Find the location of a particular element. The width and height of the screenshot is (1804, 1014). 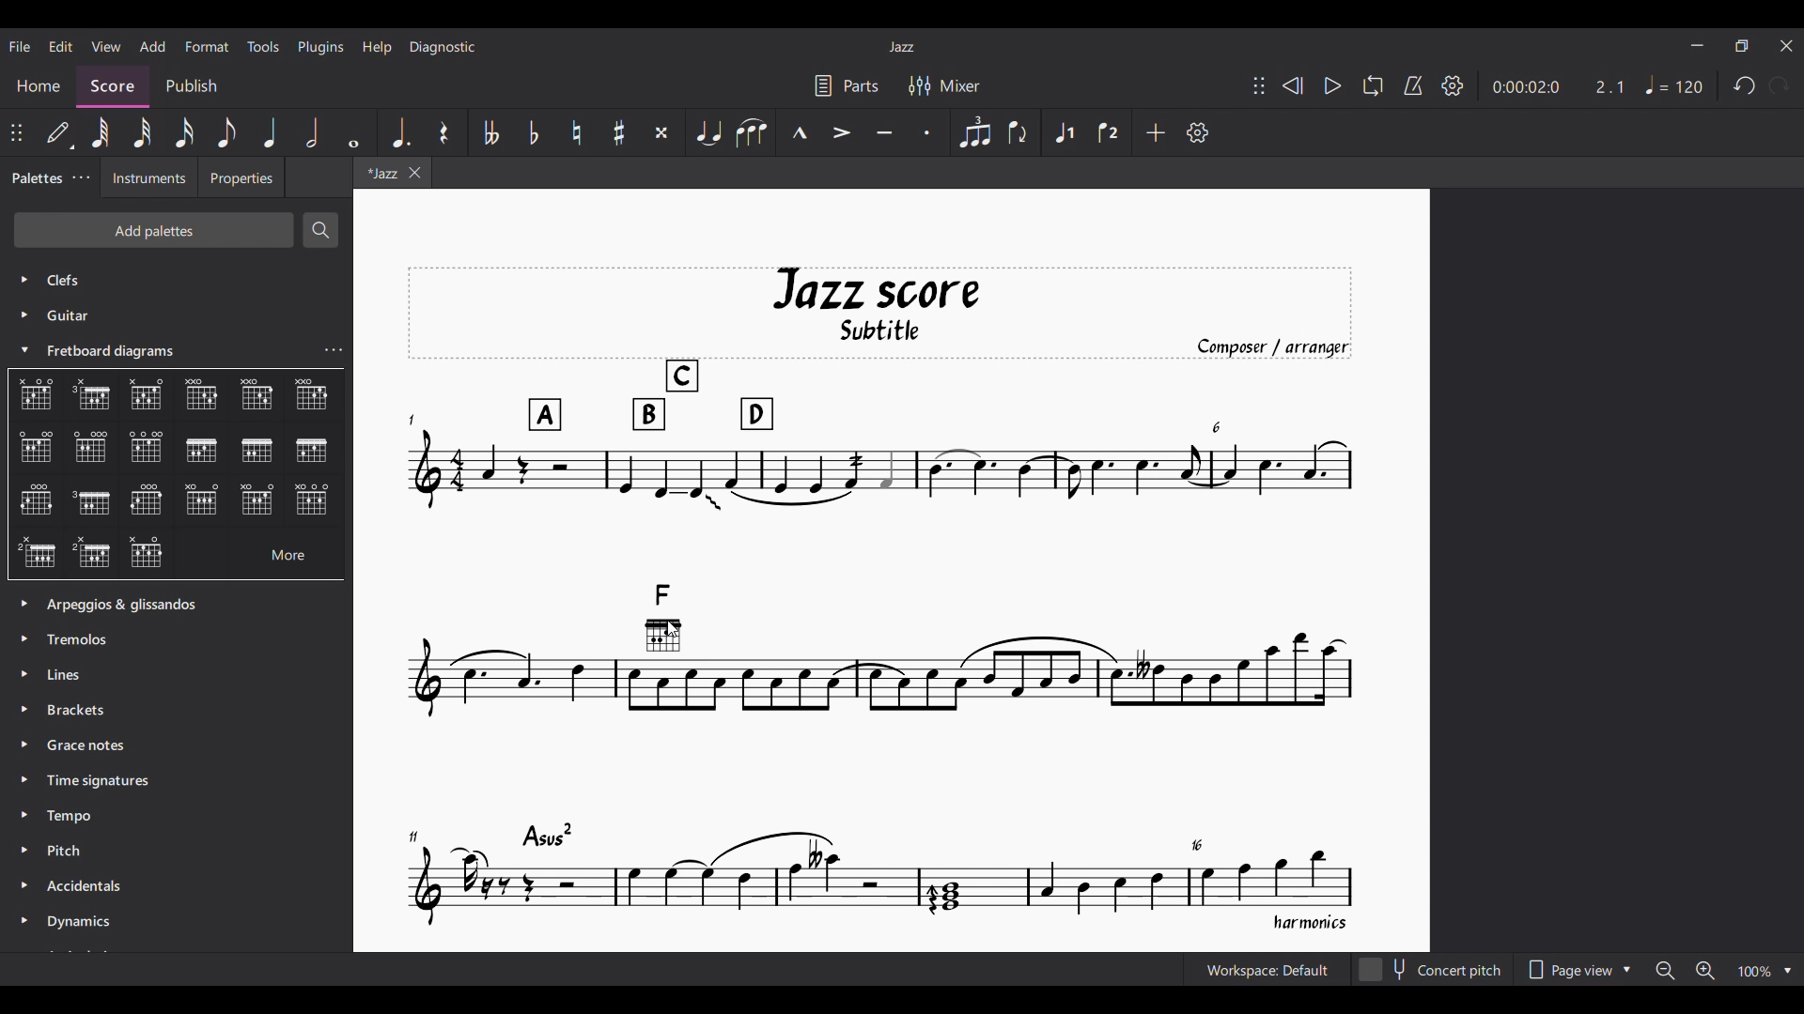

Toggle double sharp is located at coordinates (662, 132).